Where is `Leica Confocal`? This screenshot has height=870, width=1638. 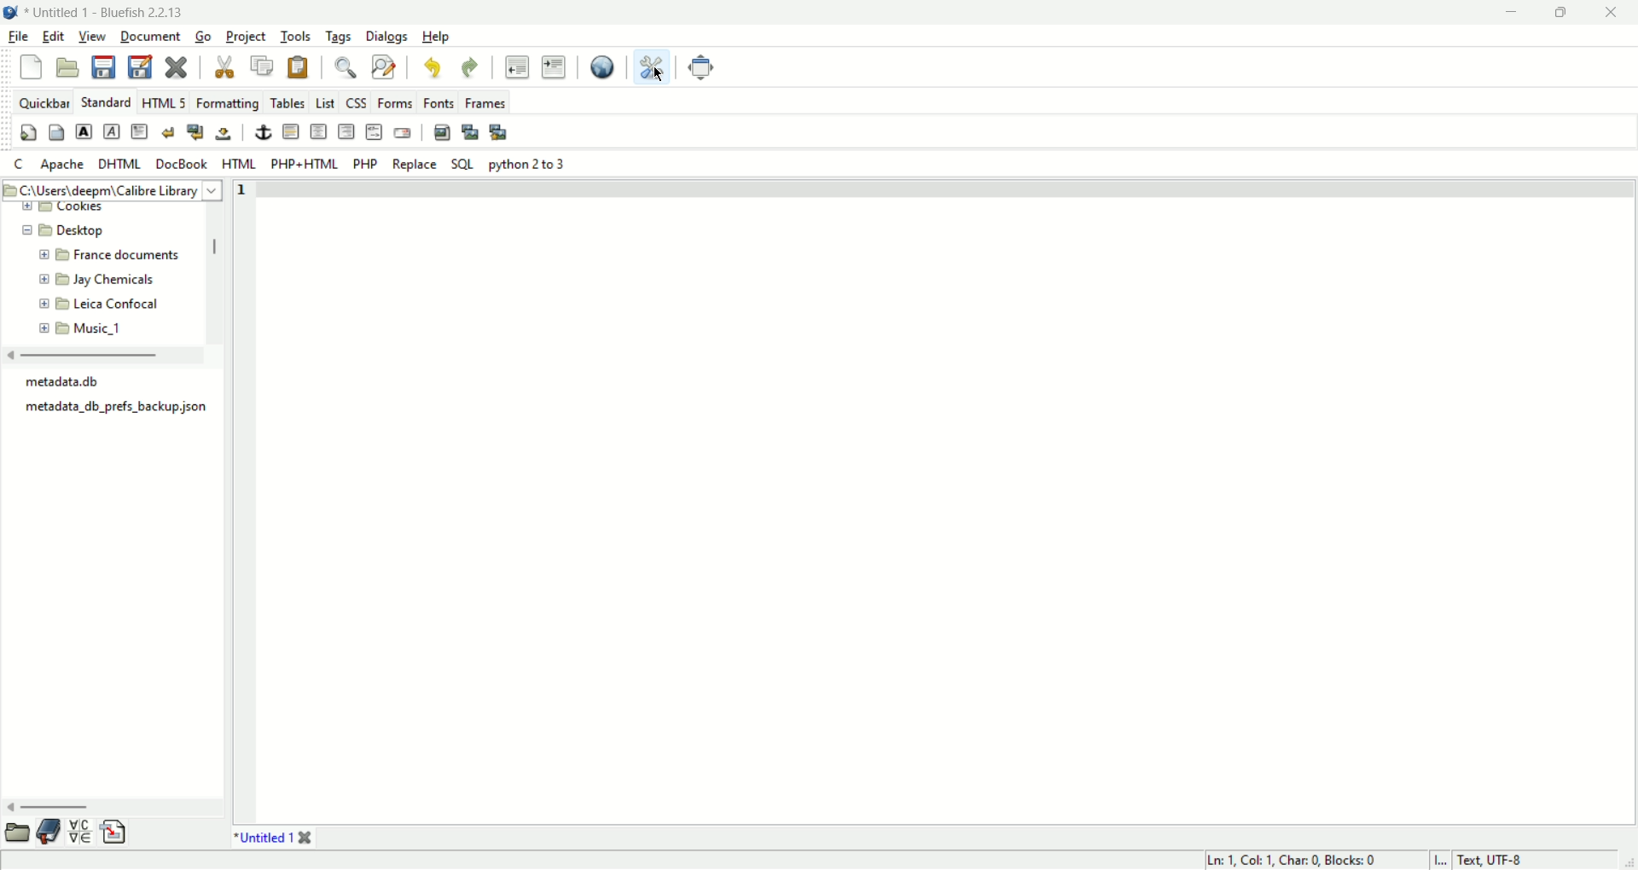
Leica Confocal is located at coordinates (123, 305).